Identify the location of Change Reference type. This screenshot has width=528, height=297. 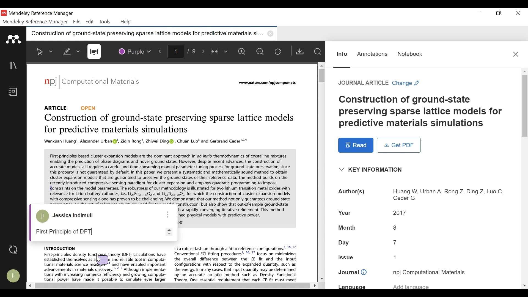
(380, 83).